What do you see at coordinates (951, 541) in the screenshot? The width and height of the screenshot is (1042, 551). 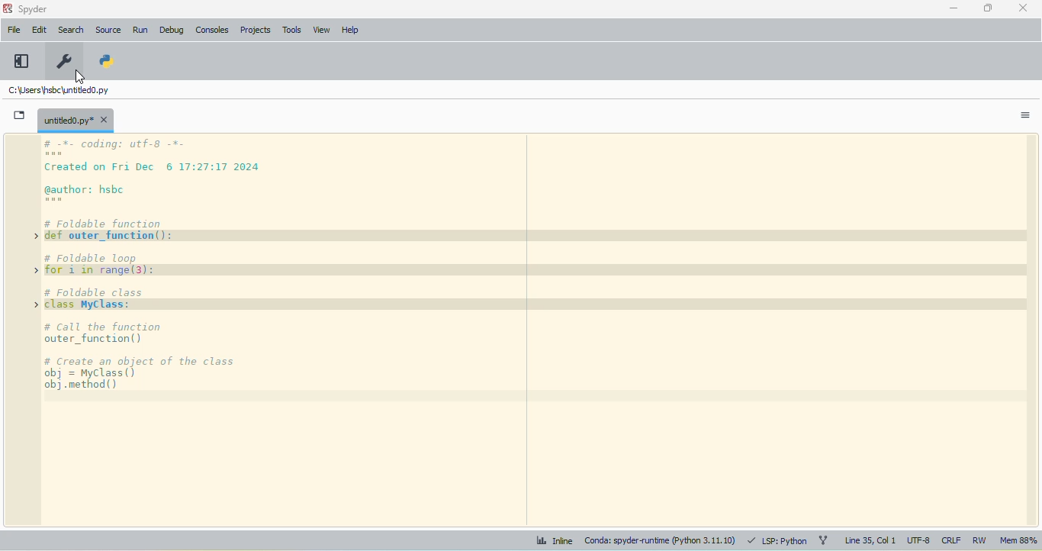 I see `CRLF` at bounding box center [951, 541].